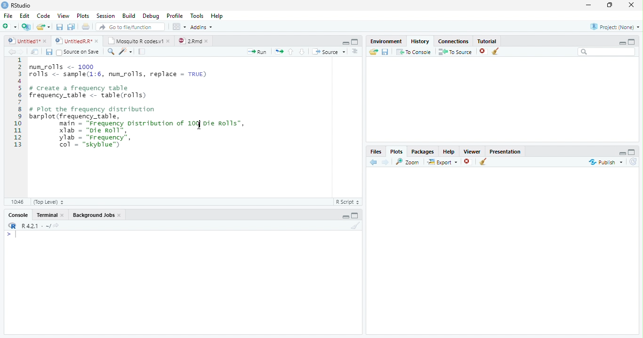  I want to click on Refresh List, so click(633, 162).